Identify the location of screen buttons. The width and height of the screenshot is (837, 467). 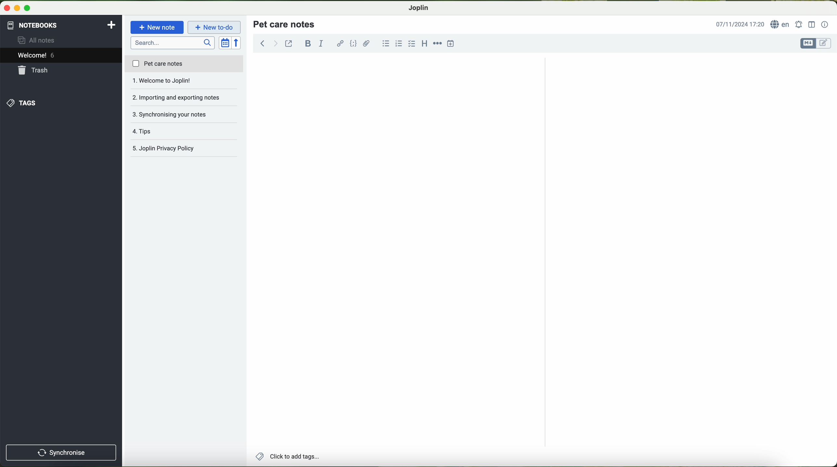
(16, 8).